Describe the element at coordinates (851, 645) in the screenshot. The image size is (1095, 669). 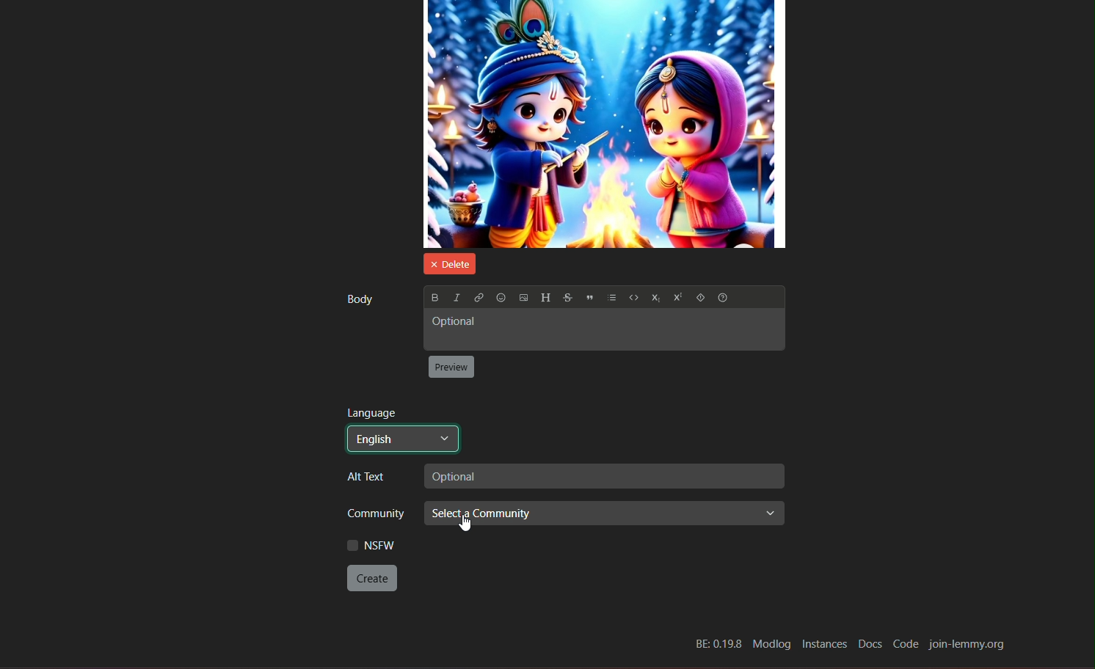
I see `BE:0.198 Modiog Instances Docs Code join-lemmy.org` at that location.